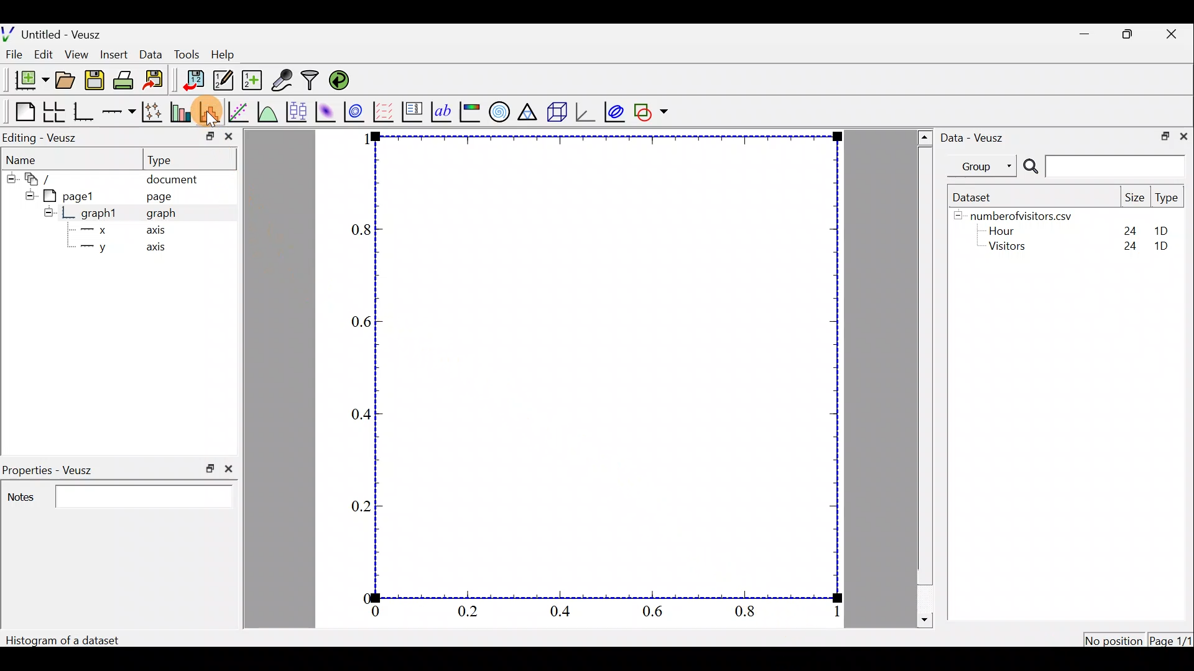  What do you see at coordinates (411, 112) in the screenshot?
I see `plot key` at bounding box center [411, 112].